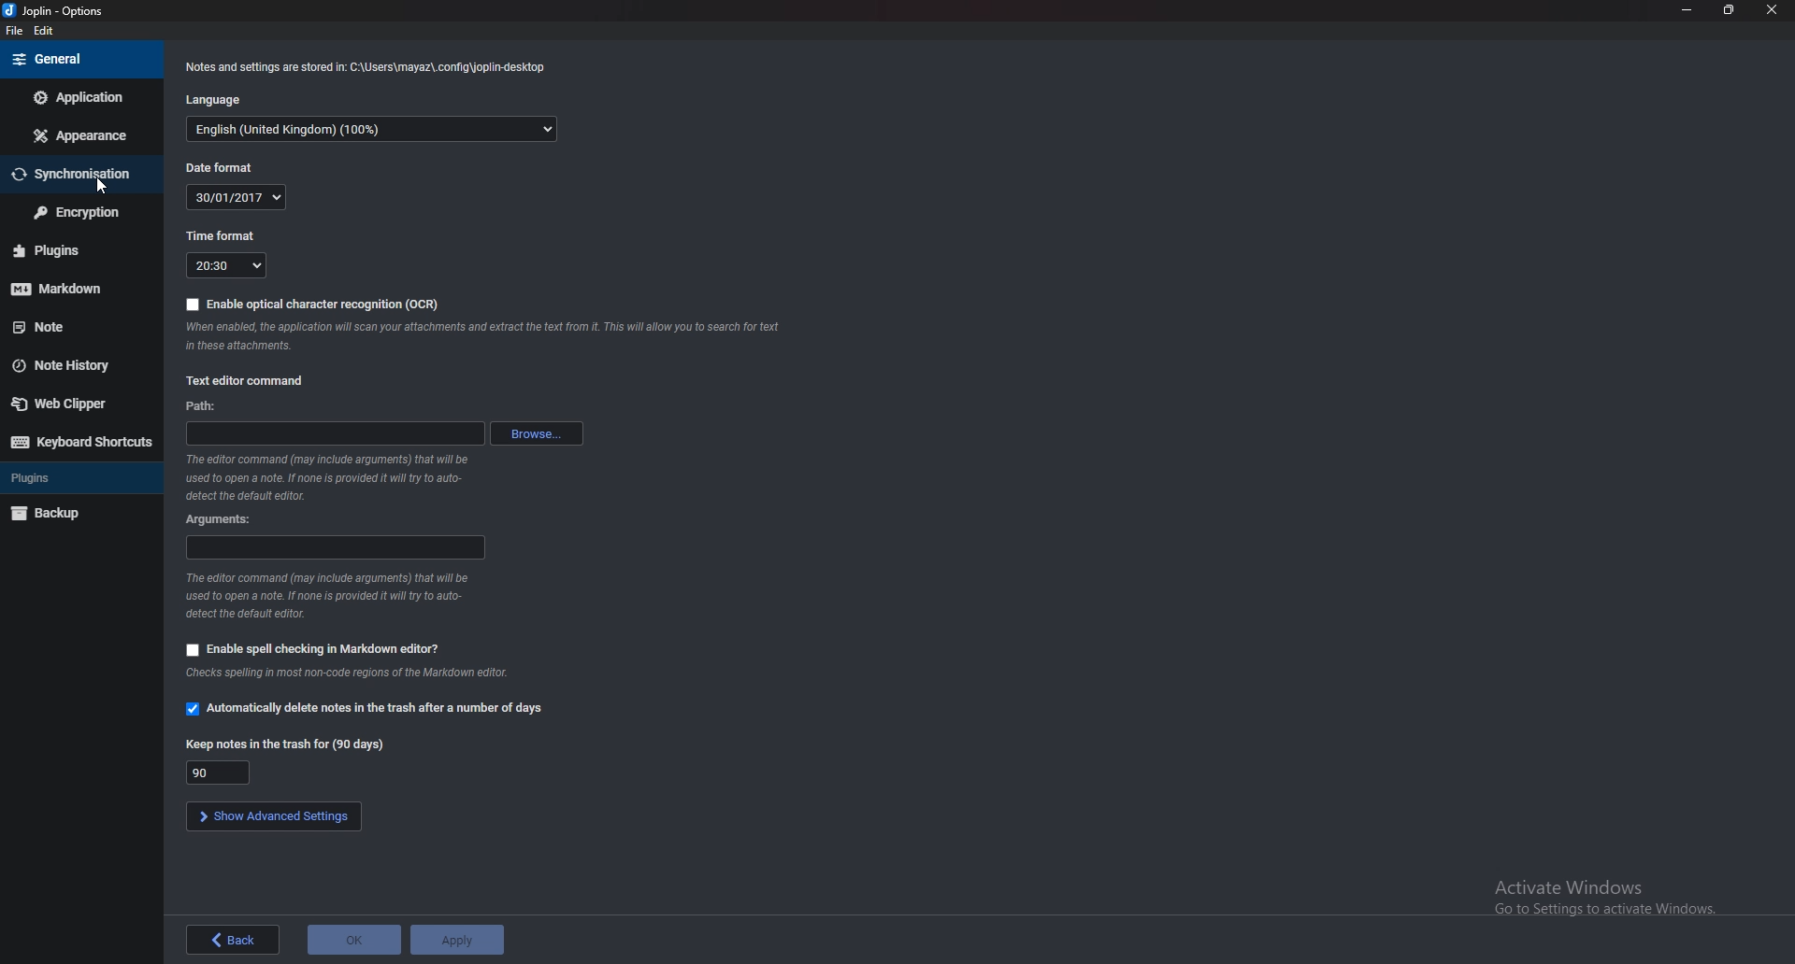 The width and height of the screenshot is (1795, 964). I want to click on info, so click(329, 595).